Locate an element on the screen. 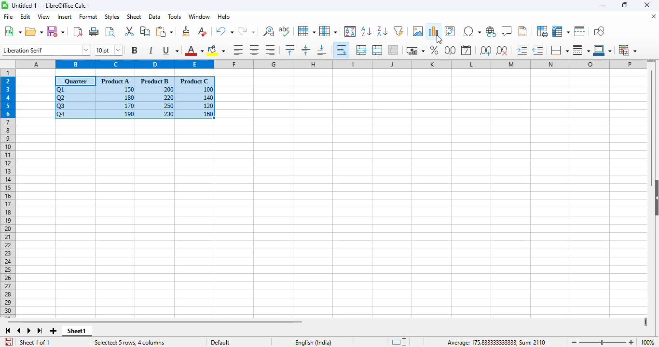 The image size is (659, 347). edit is located at coordinates (26, 16).